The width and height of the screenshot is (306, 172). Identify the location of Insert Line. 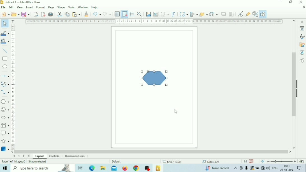
(5, 51).